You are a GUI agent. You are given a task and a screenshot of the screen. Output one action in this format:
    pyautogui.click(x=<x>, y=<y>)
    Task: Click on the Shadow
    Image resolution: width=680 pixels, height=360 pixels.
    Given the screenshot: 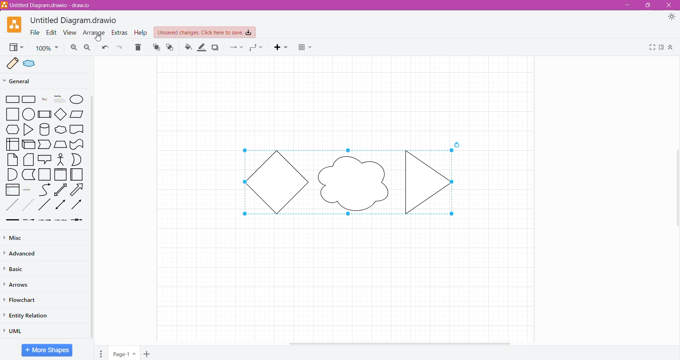 What is the action you would take?
    pyautogui.click(x=216, y=49)
    